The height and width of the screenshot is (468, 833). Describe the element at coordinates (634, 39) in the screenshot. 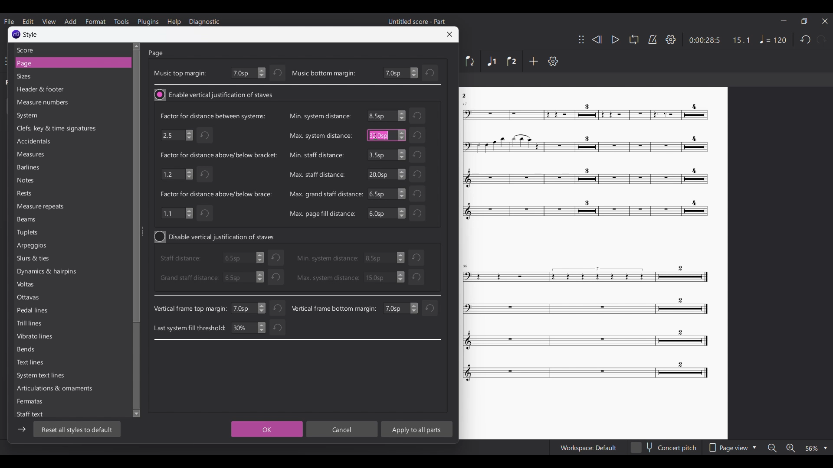

I see `Loop playback` at that location.